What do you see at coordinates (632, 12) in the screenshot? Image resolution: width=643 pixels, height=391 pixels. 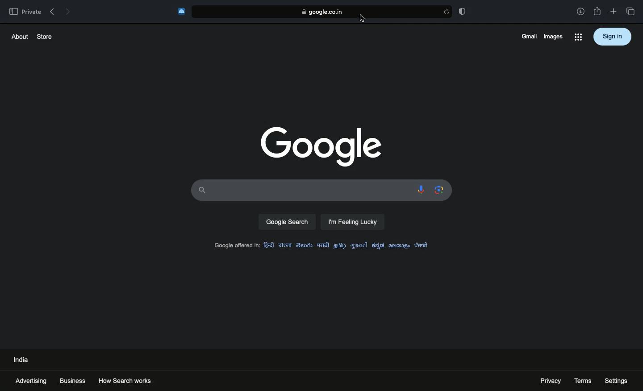 I see `Tabs` at bounding box center [632, 12].